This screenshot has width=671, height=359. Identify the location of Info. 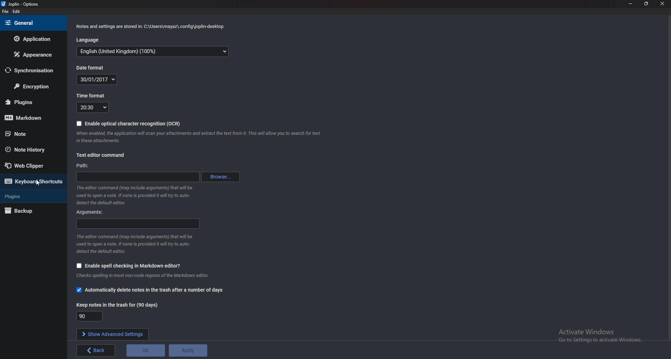
(148, 275).